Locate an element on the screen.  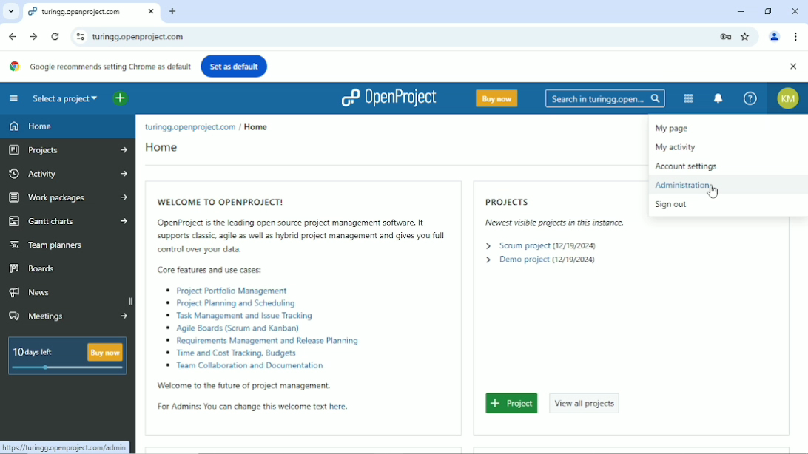
Activity is located at coordinates (67, 172).